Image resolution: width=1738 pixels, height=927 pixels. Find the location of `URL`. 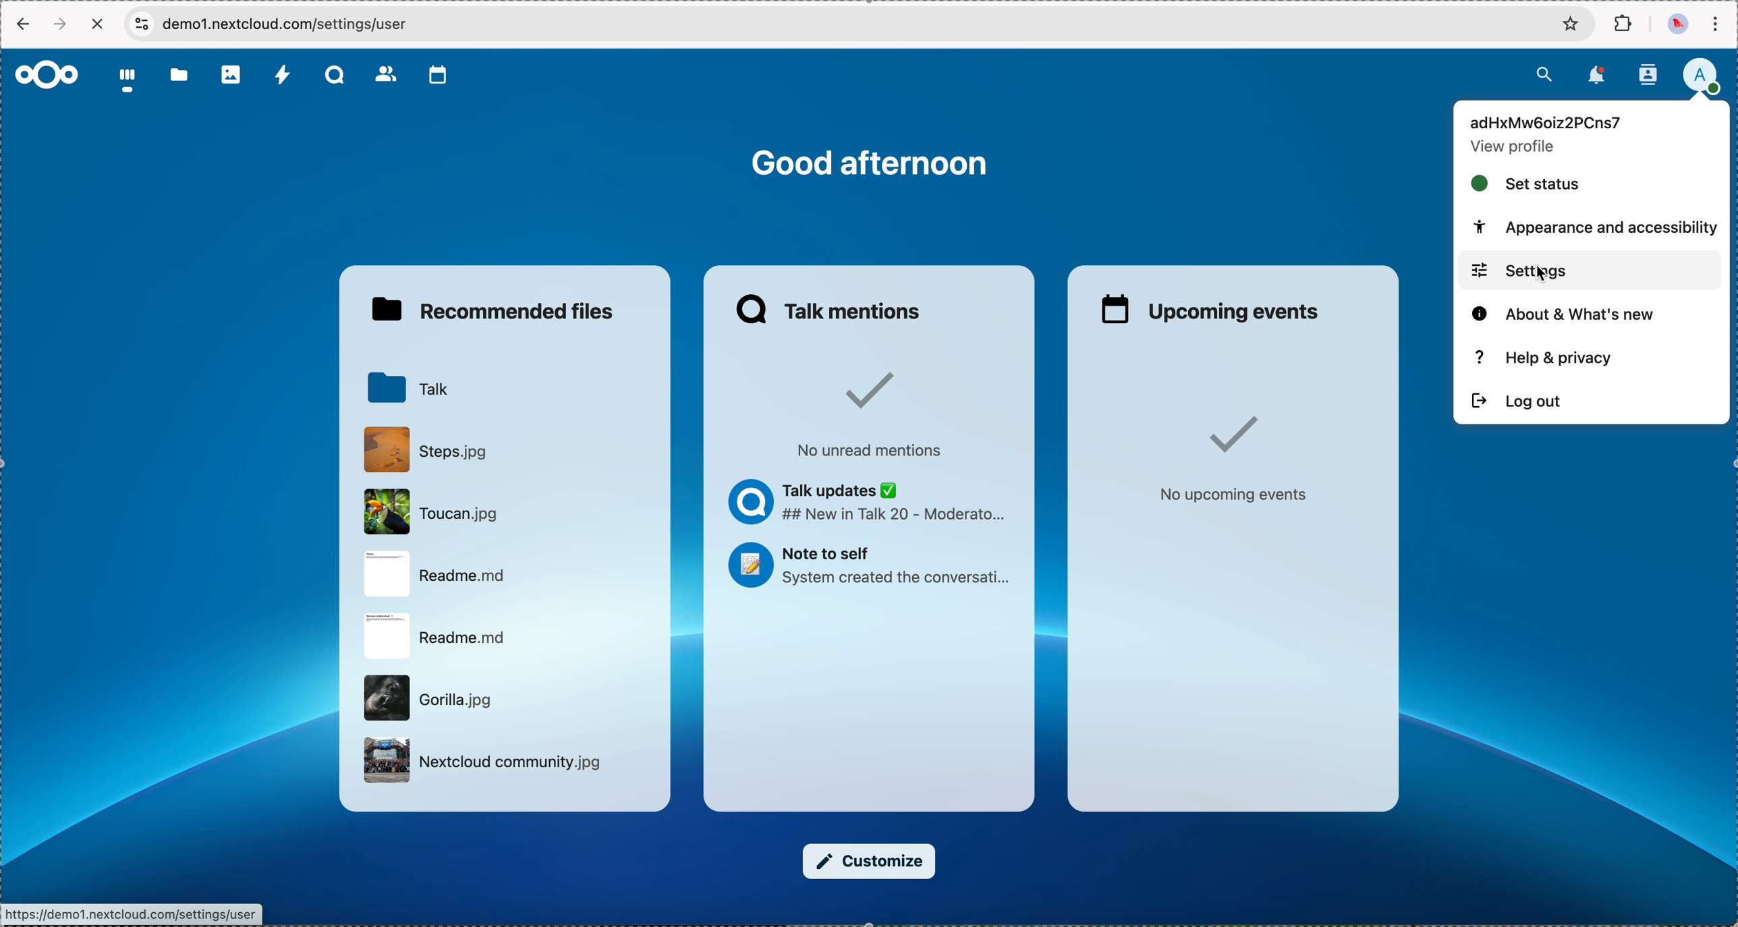

URL is located at coordinates (301, 24).